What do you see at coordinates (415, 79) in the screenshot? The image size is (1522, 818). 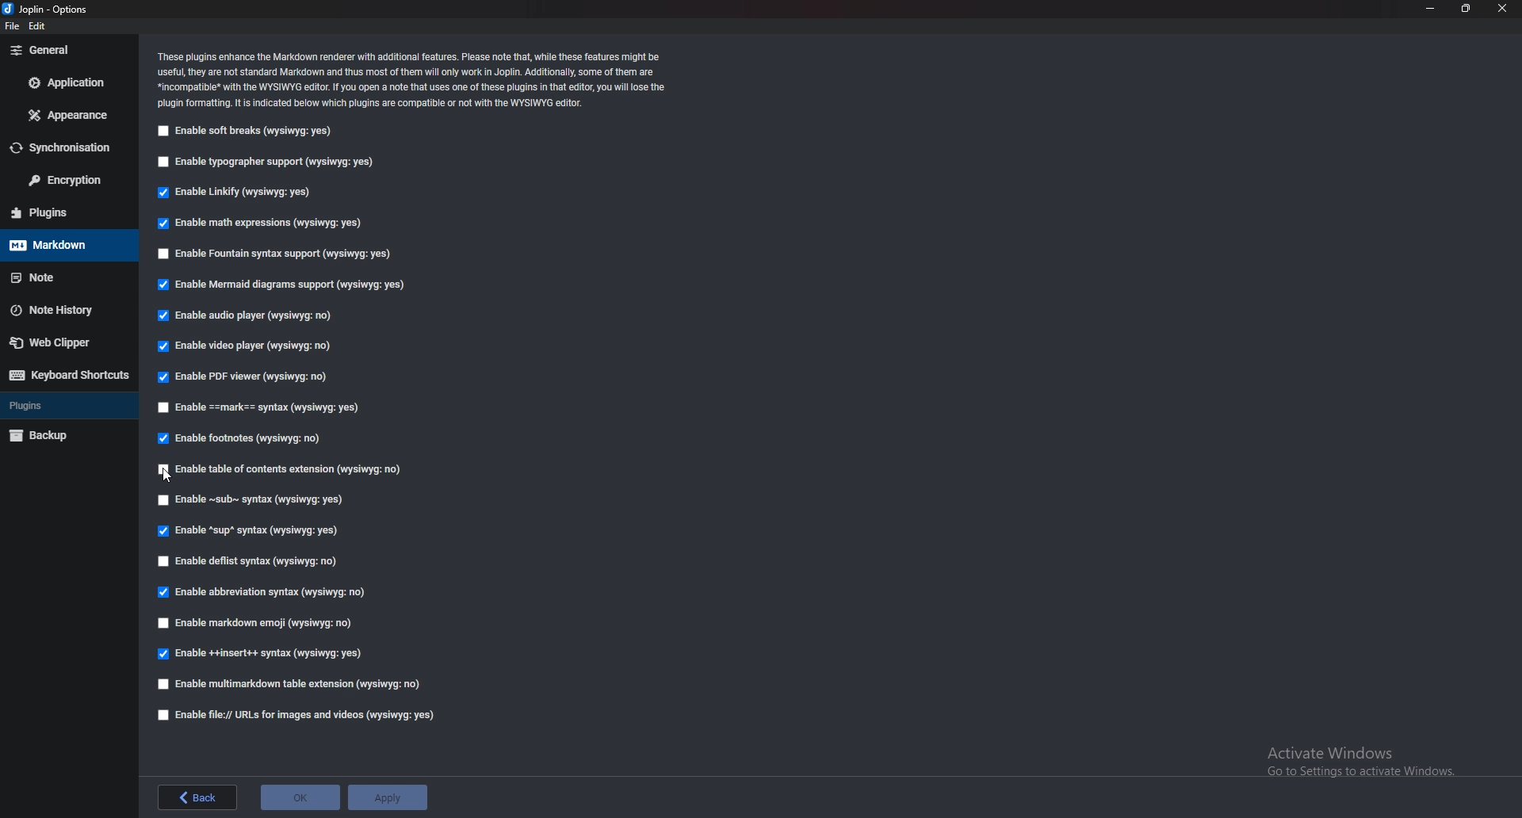 I see `‘These plugins enhance the Markdown renderer with additional features. Please note that, while these features might be
useful, they are not standard Markdown and thus most of them will only work in Joplin. Additionally, Some of them are
*incompatible* with the WYSIWYG editor. If ou open a note that uses one of these plugins in that editor, you will lose the
plugin formatting. It is indicated below which plugins are compatible or not with the WYSIWYG editor.` at bounding box center [415, 79].